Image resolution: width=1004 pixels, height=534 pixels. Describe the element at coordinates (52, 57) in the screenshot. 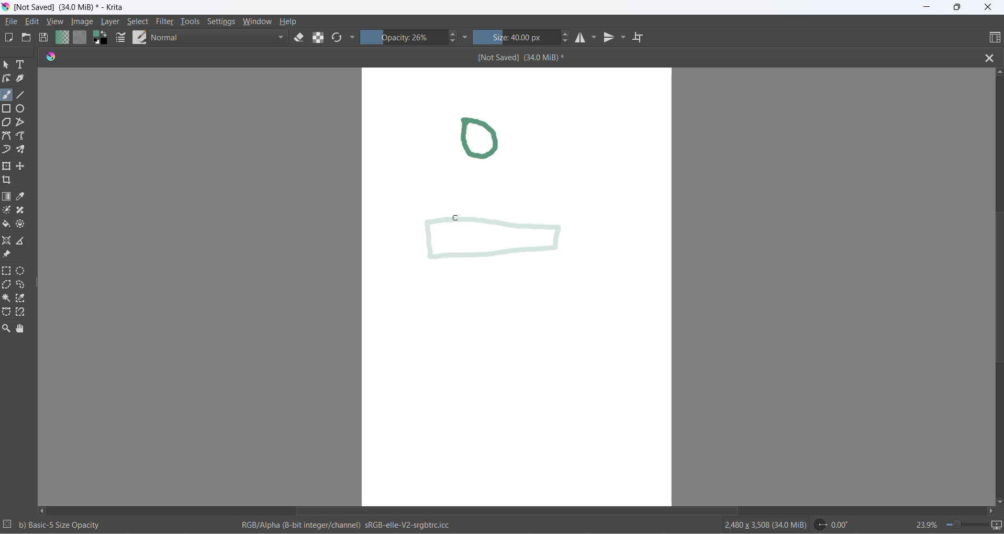

I see `app icon` at that location.